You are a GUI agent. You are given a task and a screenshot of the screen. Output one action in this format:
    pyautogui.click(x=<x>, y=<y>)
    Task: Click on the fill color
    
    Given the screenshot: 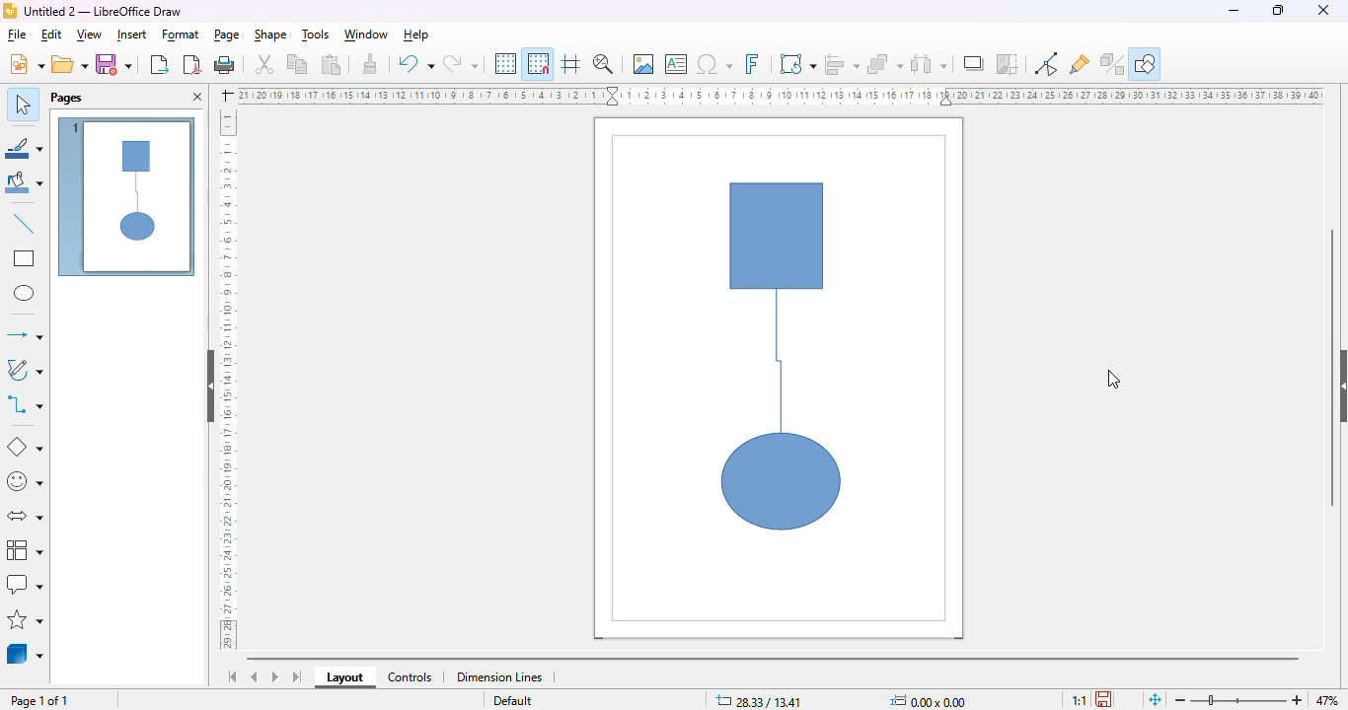 What is the action you would take?
    pyautogui.click(x=25, y=184)
    